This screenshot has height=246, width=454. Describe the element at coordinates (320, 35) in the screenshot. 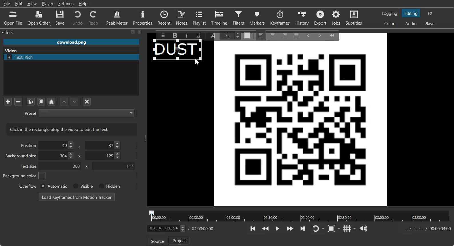

I see `Insert Indent` at that location.